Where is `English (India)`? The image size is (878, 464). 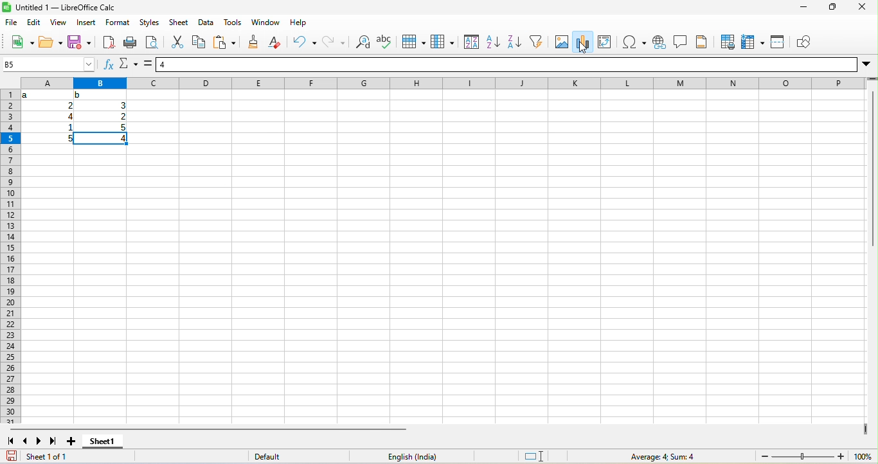
English (India) is located at coordinates (411, 456).